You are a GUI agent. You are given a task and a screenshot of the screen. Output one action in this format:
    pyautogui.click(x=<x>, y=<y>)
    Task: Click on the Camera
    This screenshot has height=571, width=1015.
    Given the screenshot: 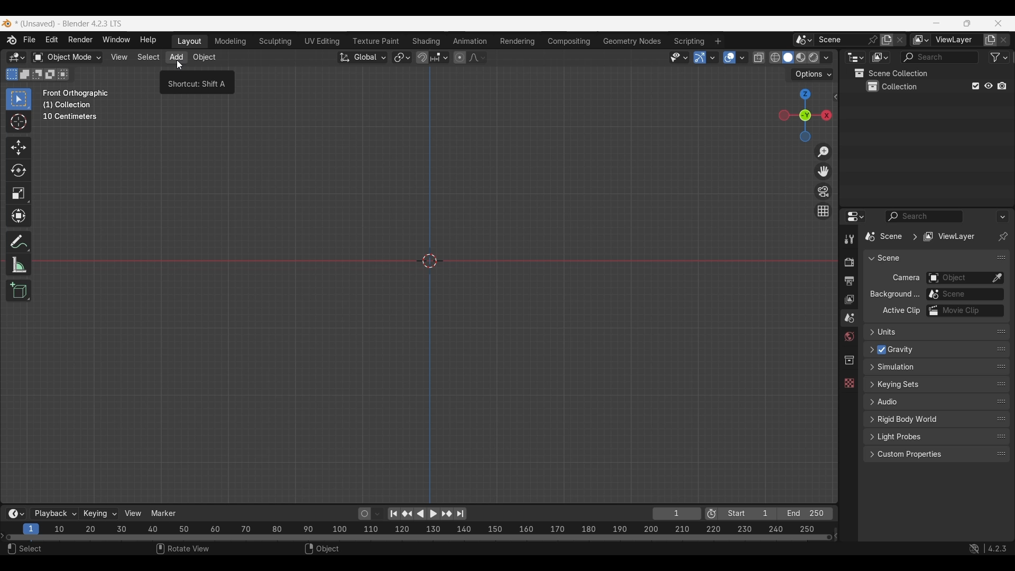 What is the action you would take?
    pyautogui.click(x=956, y=278)
    